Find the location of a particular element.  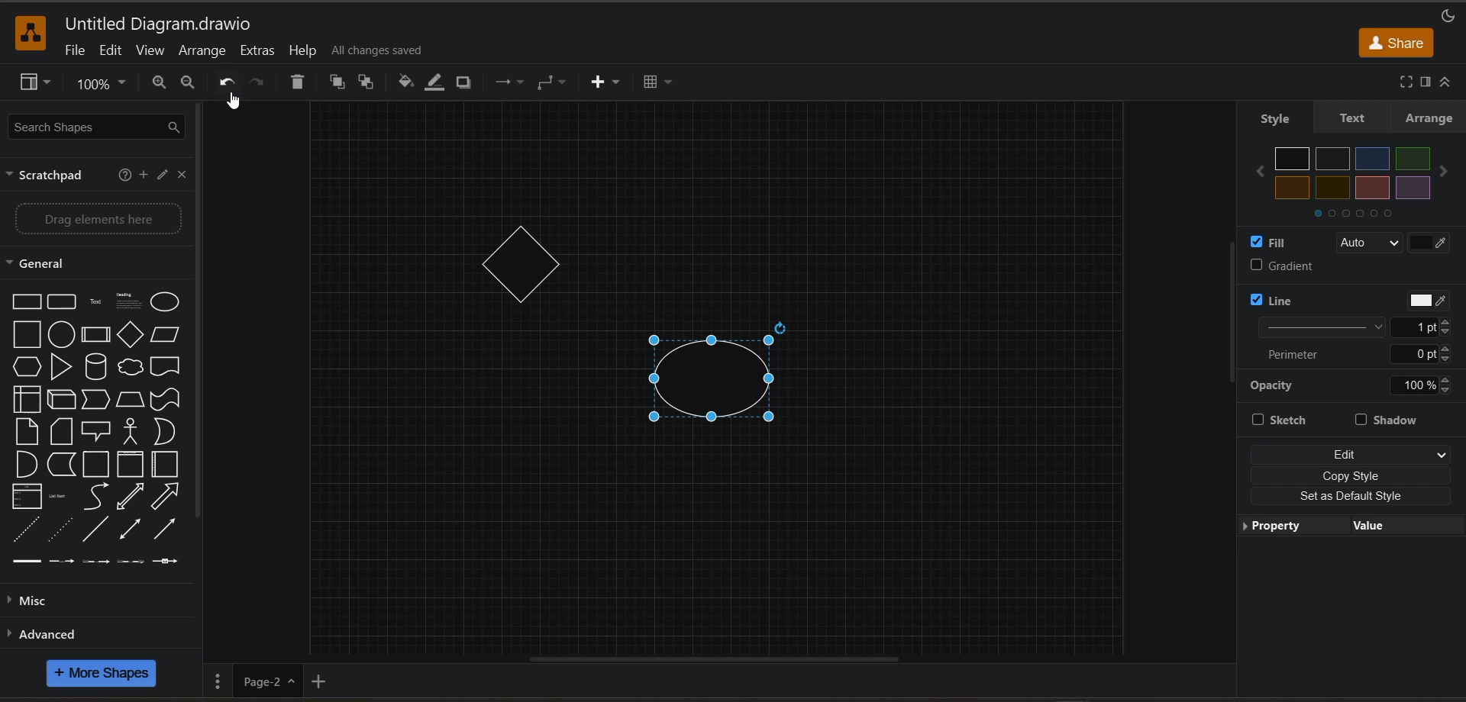

Line is located at coordinates (96, 530).